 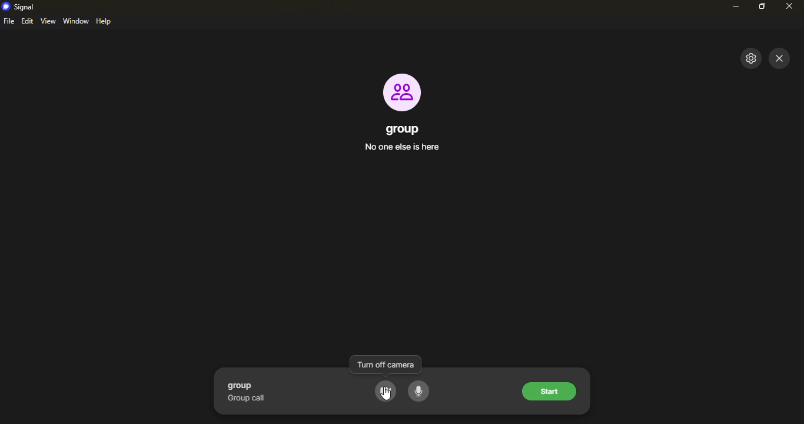 What do you see at coordinates (105, 21) in the screenshot?
I see `help` at bounding box center [105, 21].